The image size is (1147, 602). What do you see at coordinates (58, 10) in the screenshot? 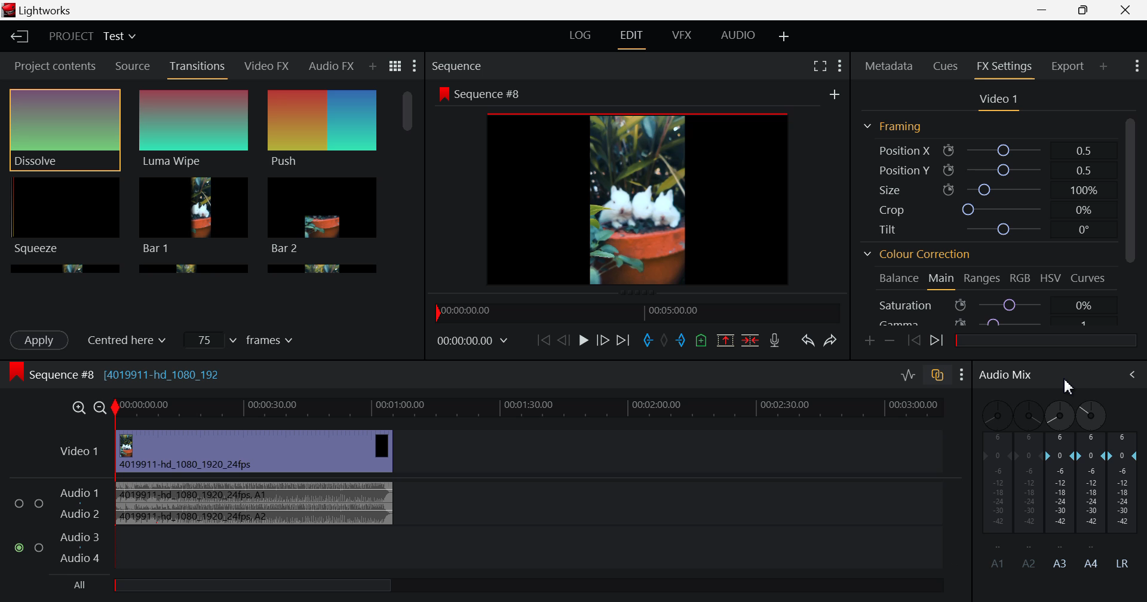
I see `Lightworks` at bounding box center [58, 10].